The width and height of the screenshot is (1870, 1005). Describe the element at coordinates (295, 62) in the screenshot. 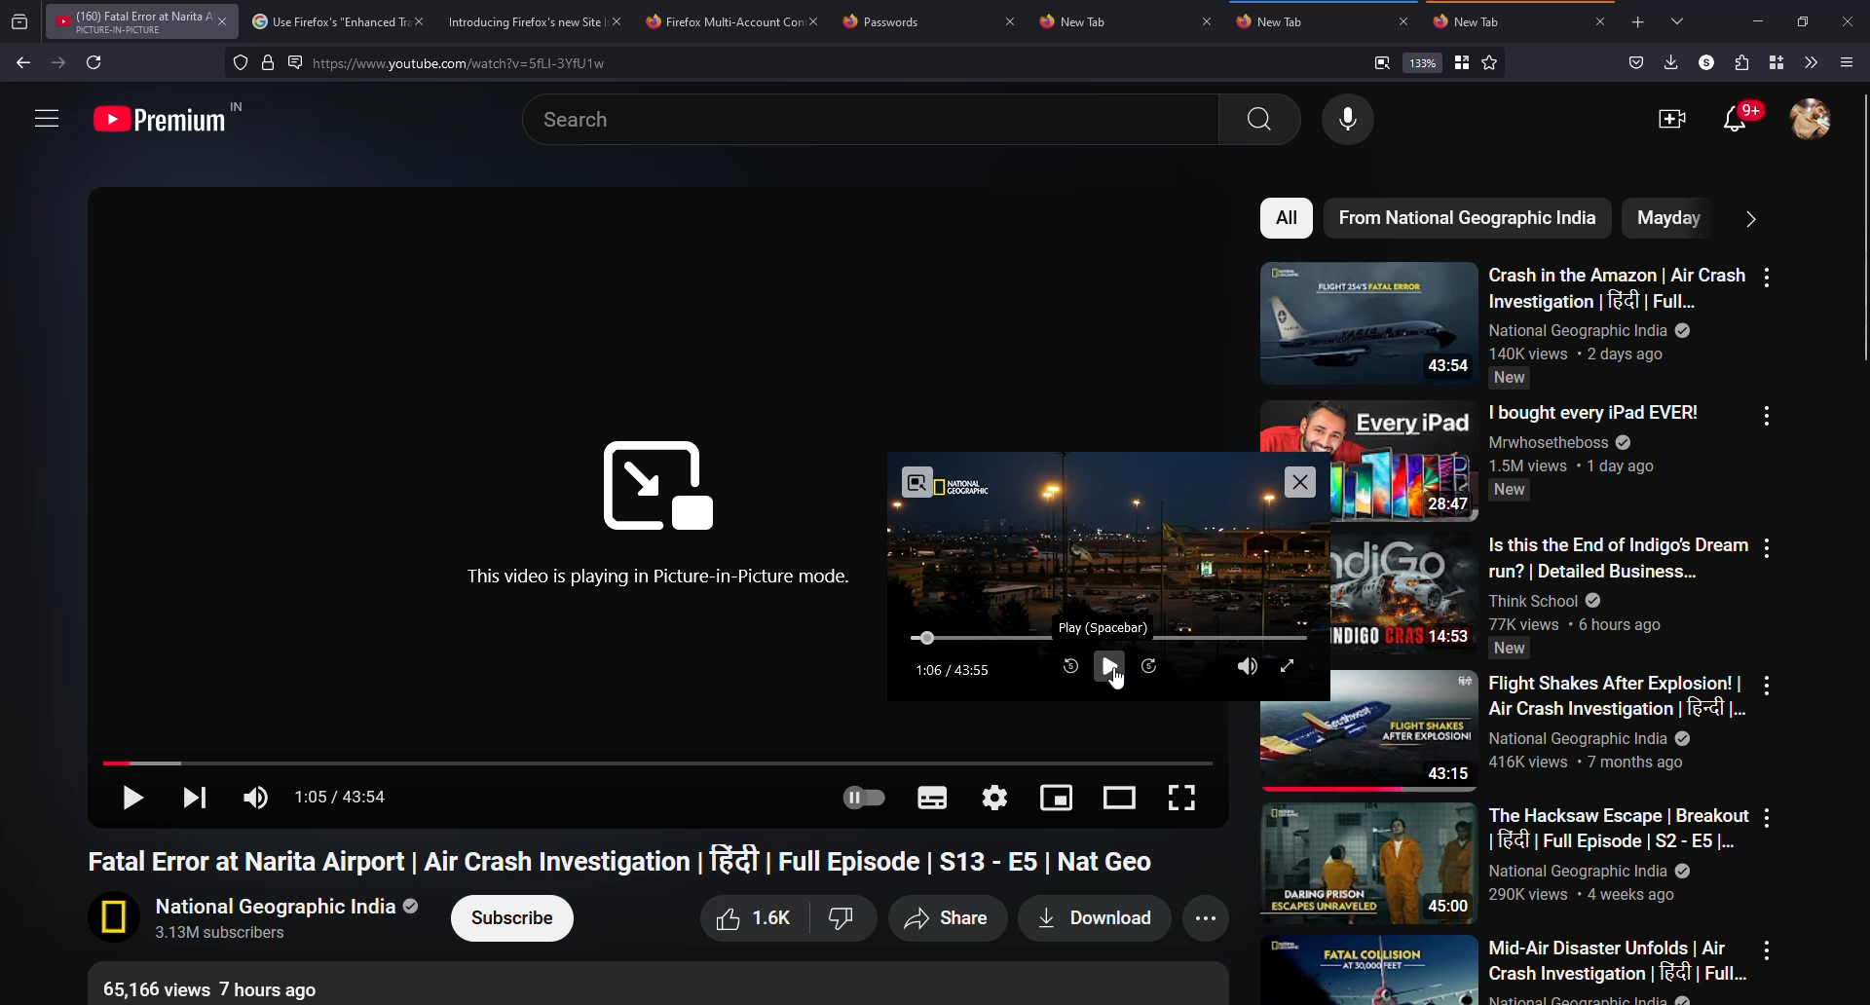

I see `read` at that location.